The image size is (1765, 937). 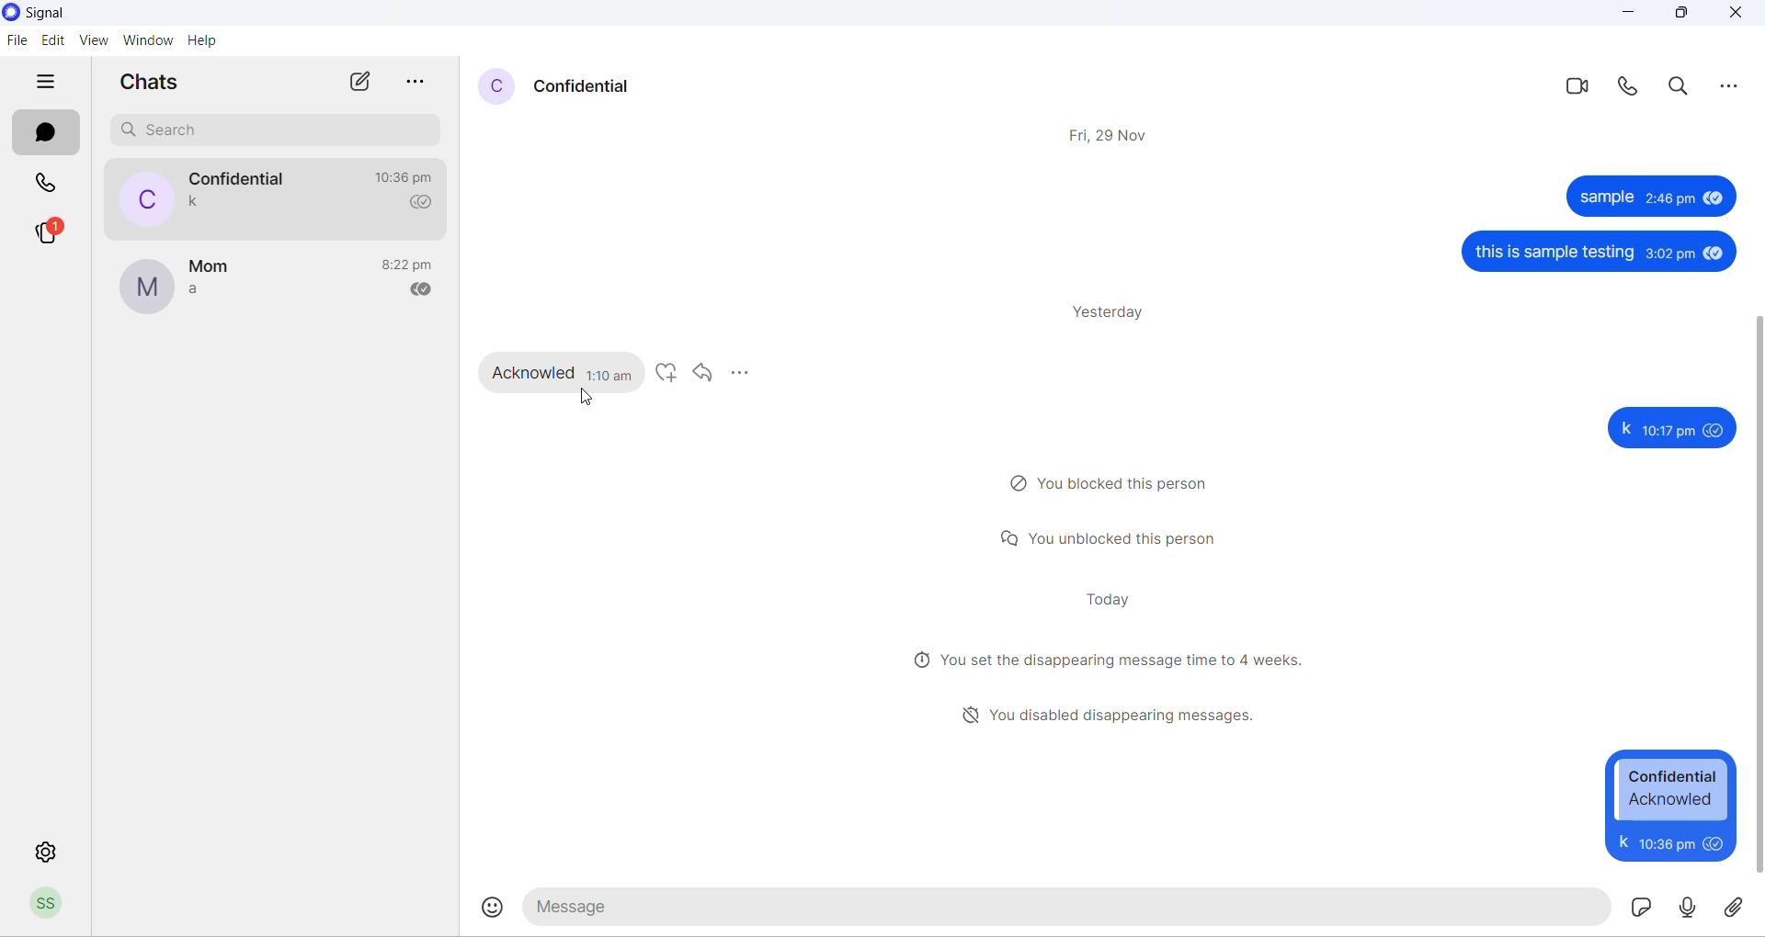 What do you see at coordinates (1095, 711) in the screenshot?
I see `disappearing message notification` at bounding box center [1095, 711].